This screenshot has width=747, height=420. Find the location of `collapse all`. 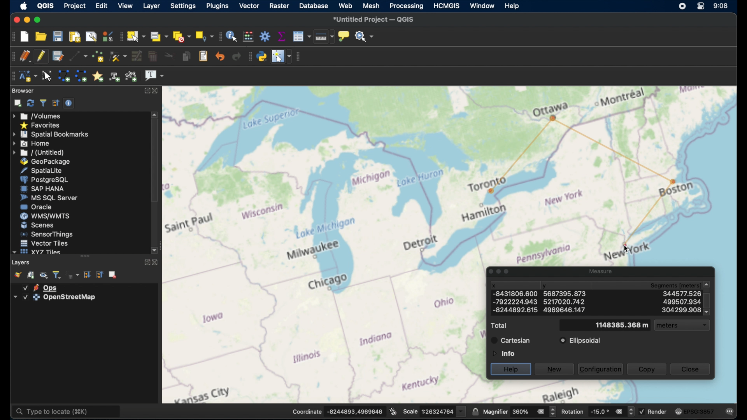

collapse all is located at coordinates (100, 275).